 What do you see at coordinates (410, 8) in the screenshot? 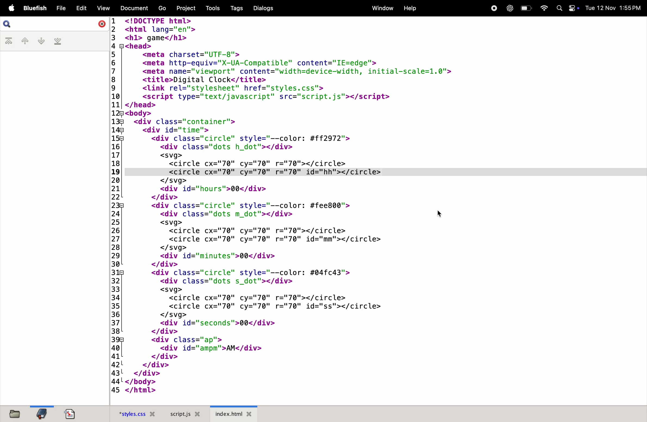
I see `help` at bounding box center [410, 8].